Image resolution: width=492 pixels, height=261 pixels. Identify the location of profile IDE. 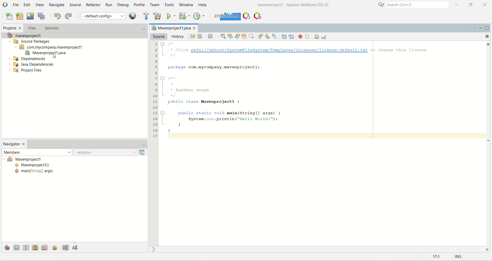
(247, 16).